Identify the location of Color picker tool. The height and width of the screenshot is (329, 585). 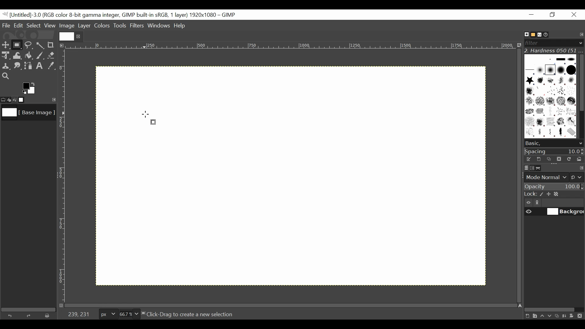
(52, 66).